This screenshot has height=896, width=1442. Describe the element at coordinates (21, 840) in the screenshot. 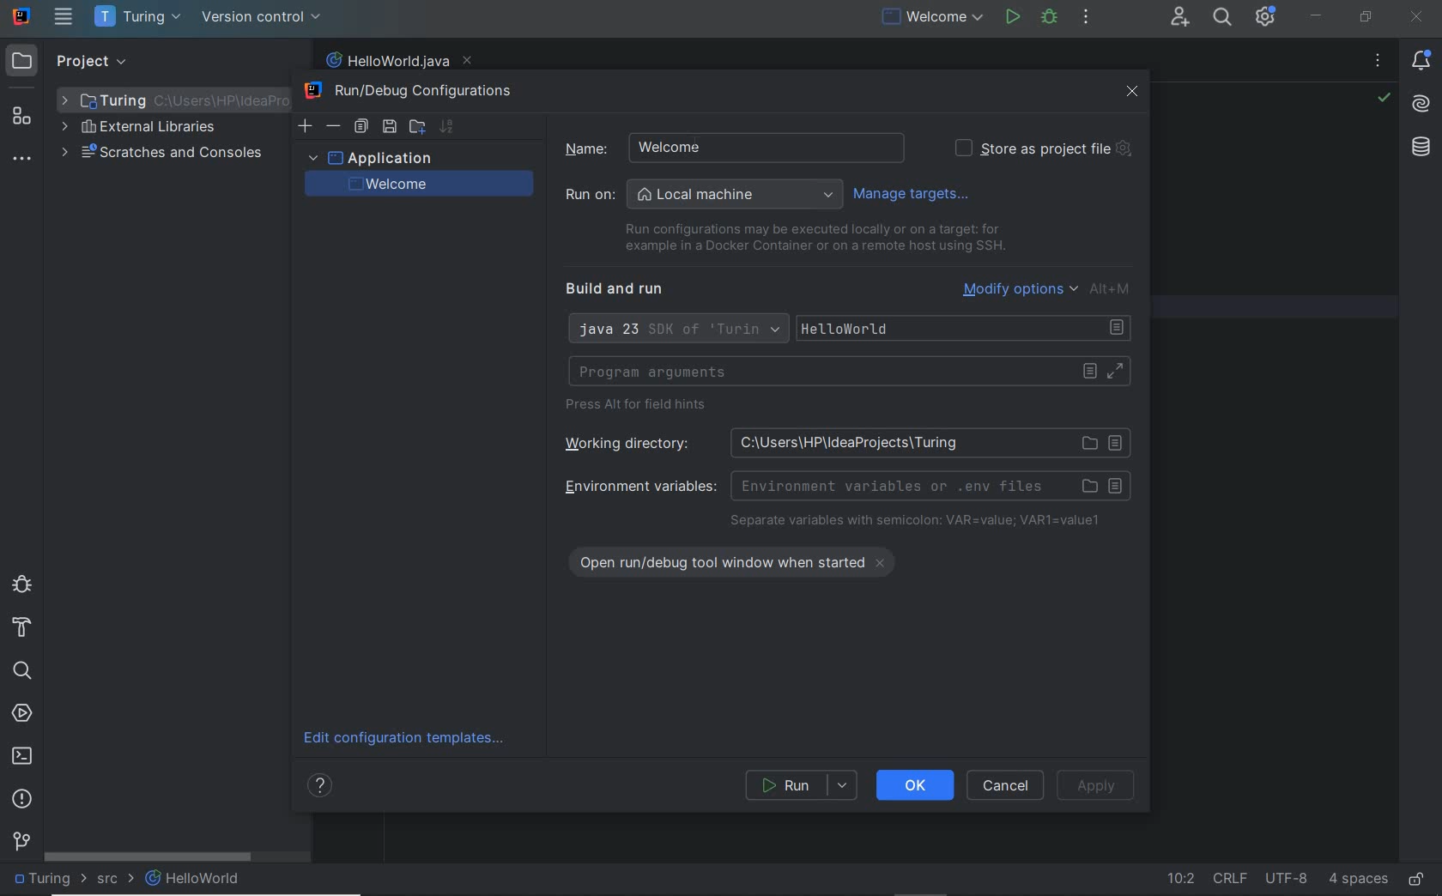

I see `version control` at that location.